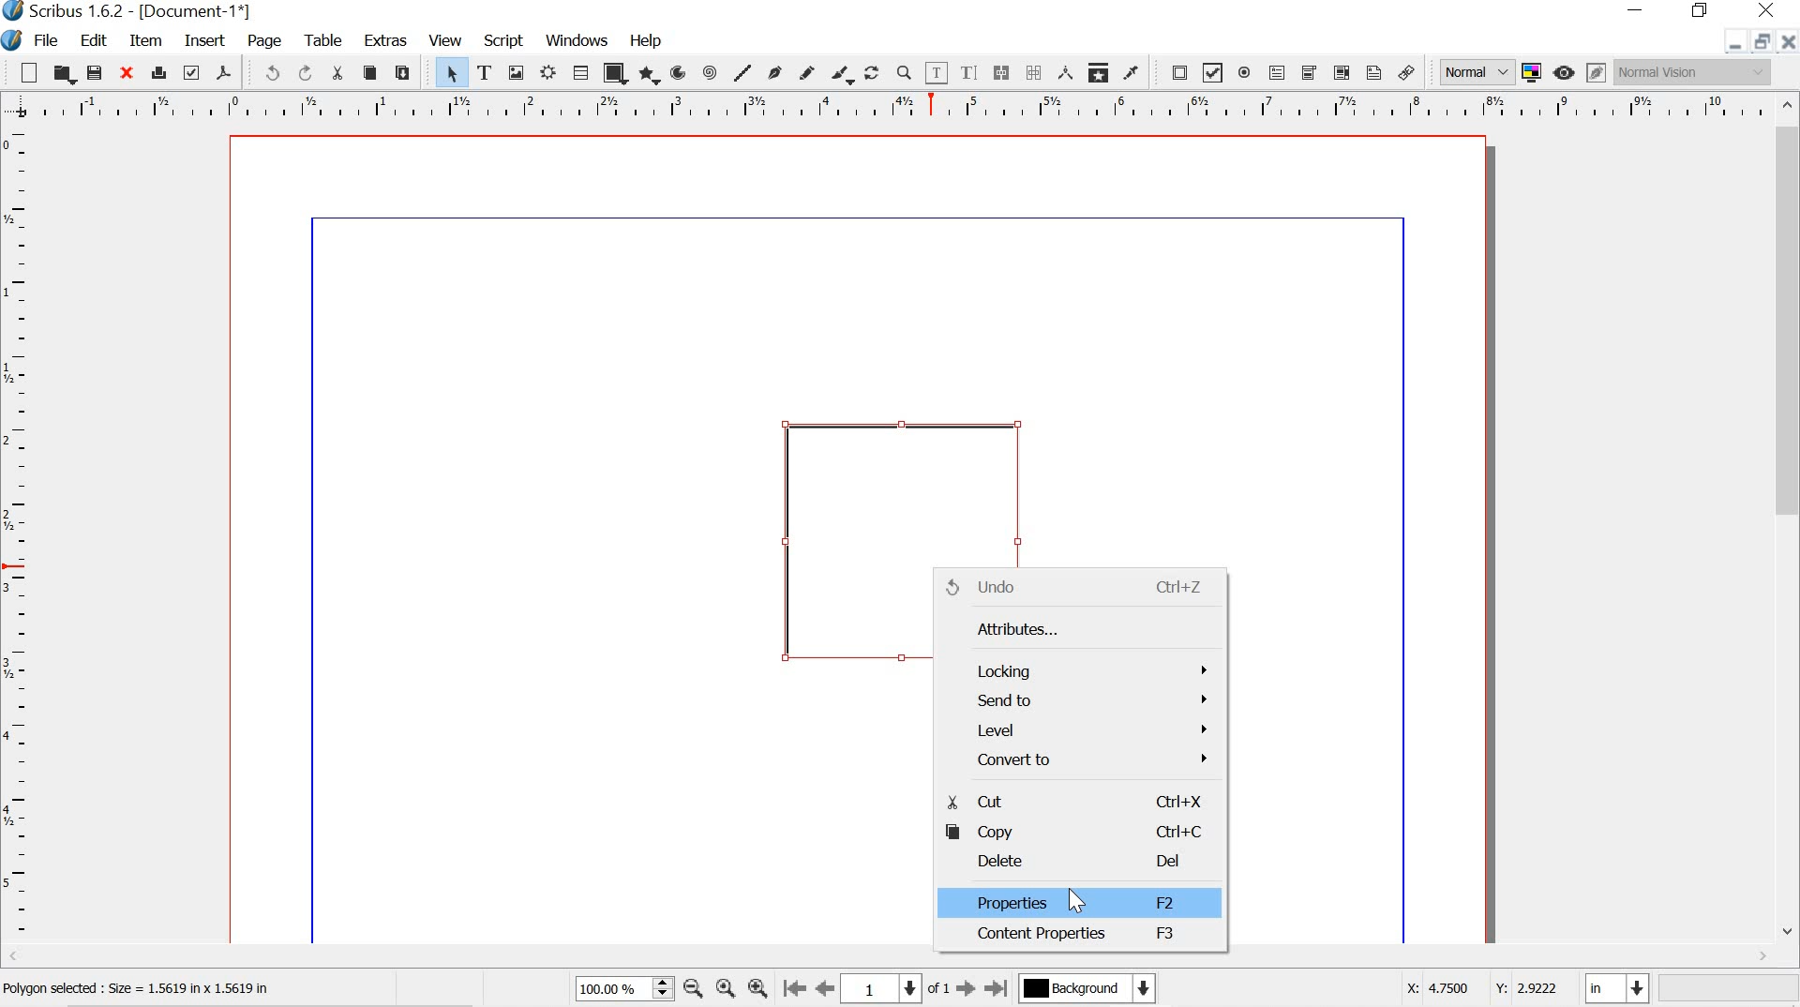 Image resolution: width=1800 pixels, height=1007 pixels. I want to click on 1, so click(887, 987).